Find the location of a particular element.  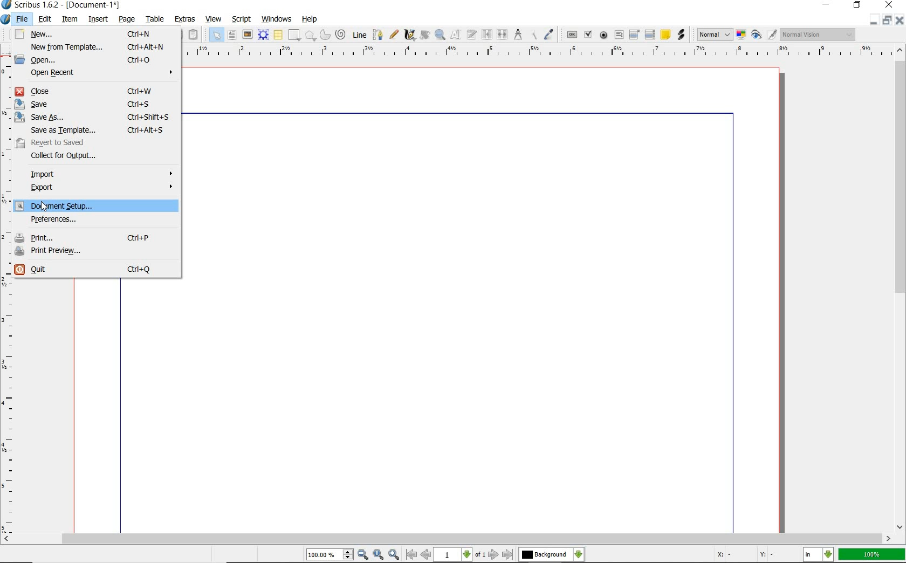

visual appearance of the display is located at coordinates (819, 34).